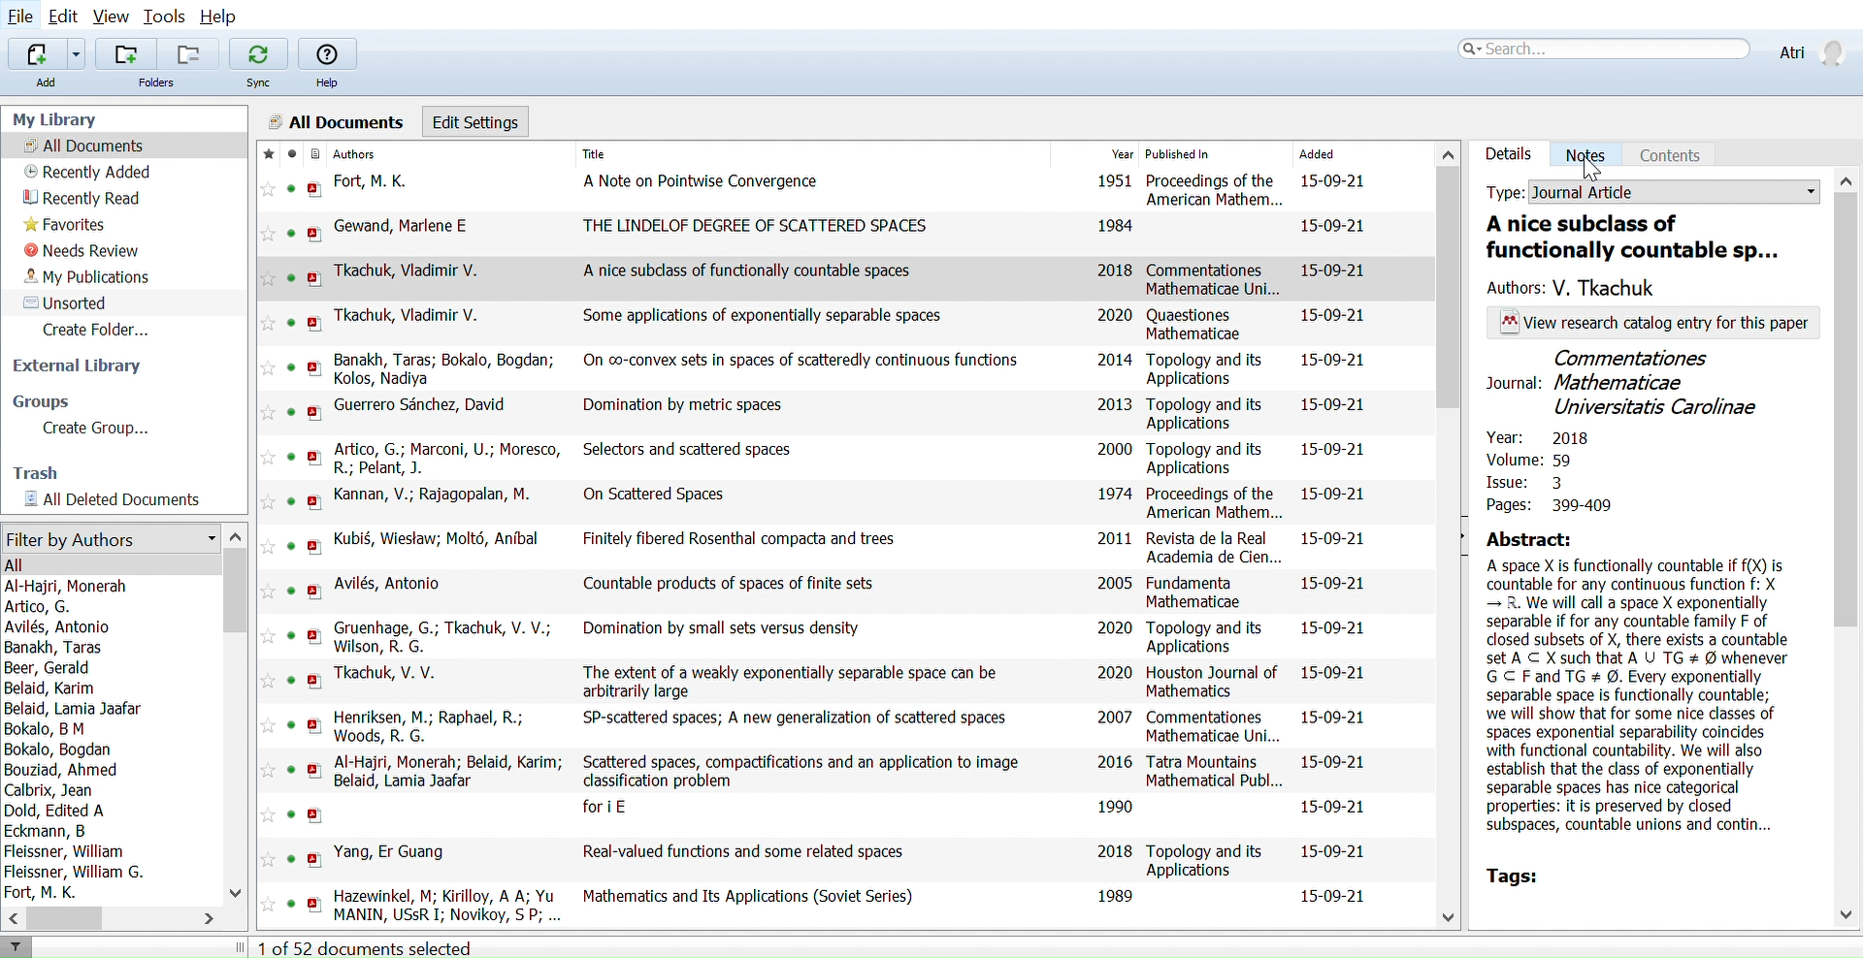  What do you see at coordinates (1810, 48) in the screenshot?
I see `Profile` at bounding box center [1810, 48].